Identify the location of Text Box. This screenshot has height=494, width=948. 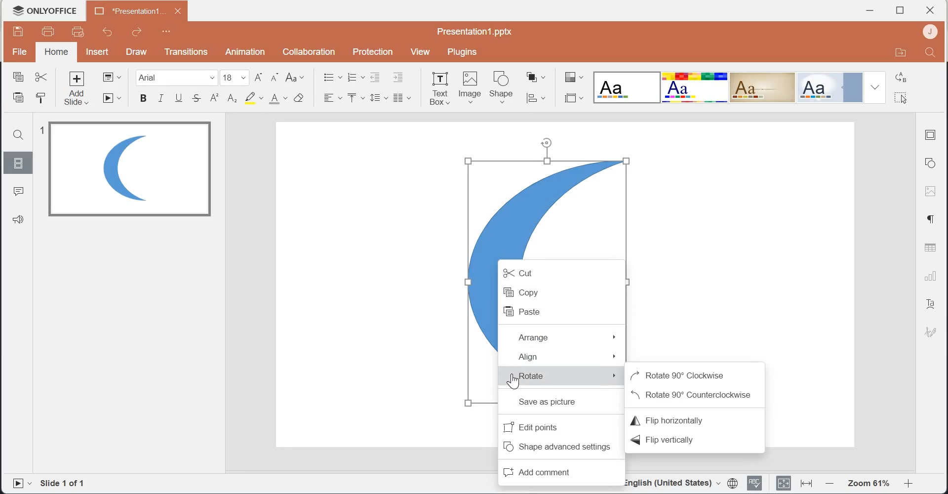
(439, 87).